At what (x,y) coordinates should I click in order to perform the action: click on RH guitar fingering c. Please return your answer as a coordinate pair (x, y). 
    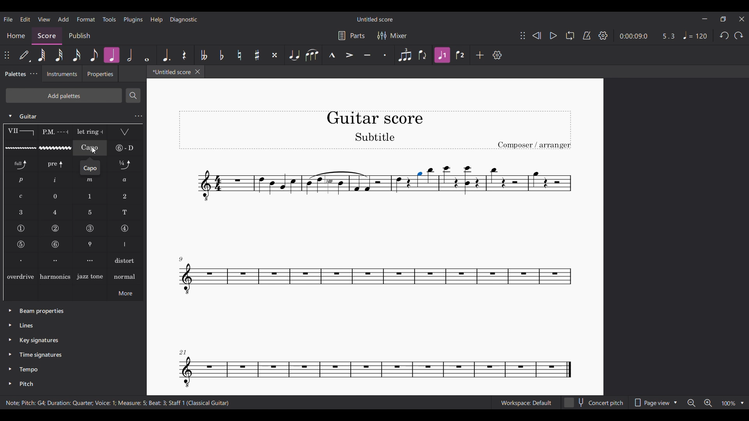
    Looking at the image, I should click on (21, 196).